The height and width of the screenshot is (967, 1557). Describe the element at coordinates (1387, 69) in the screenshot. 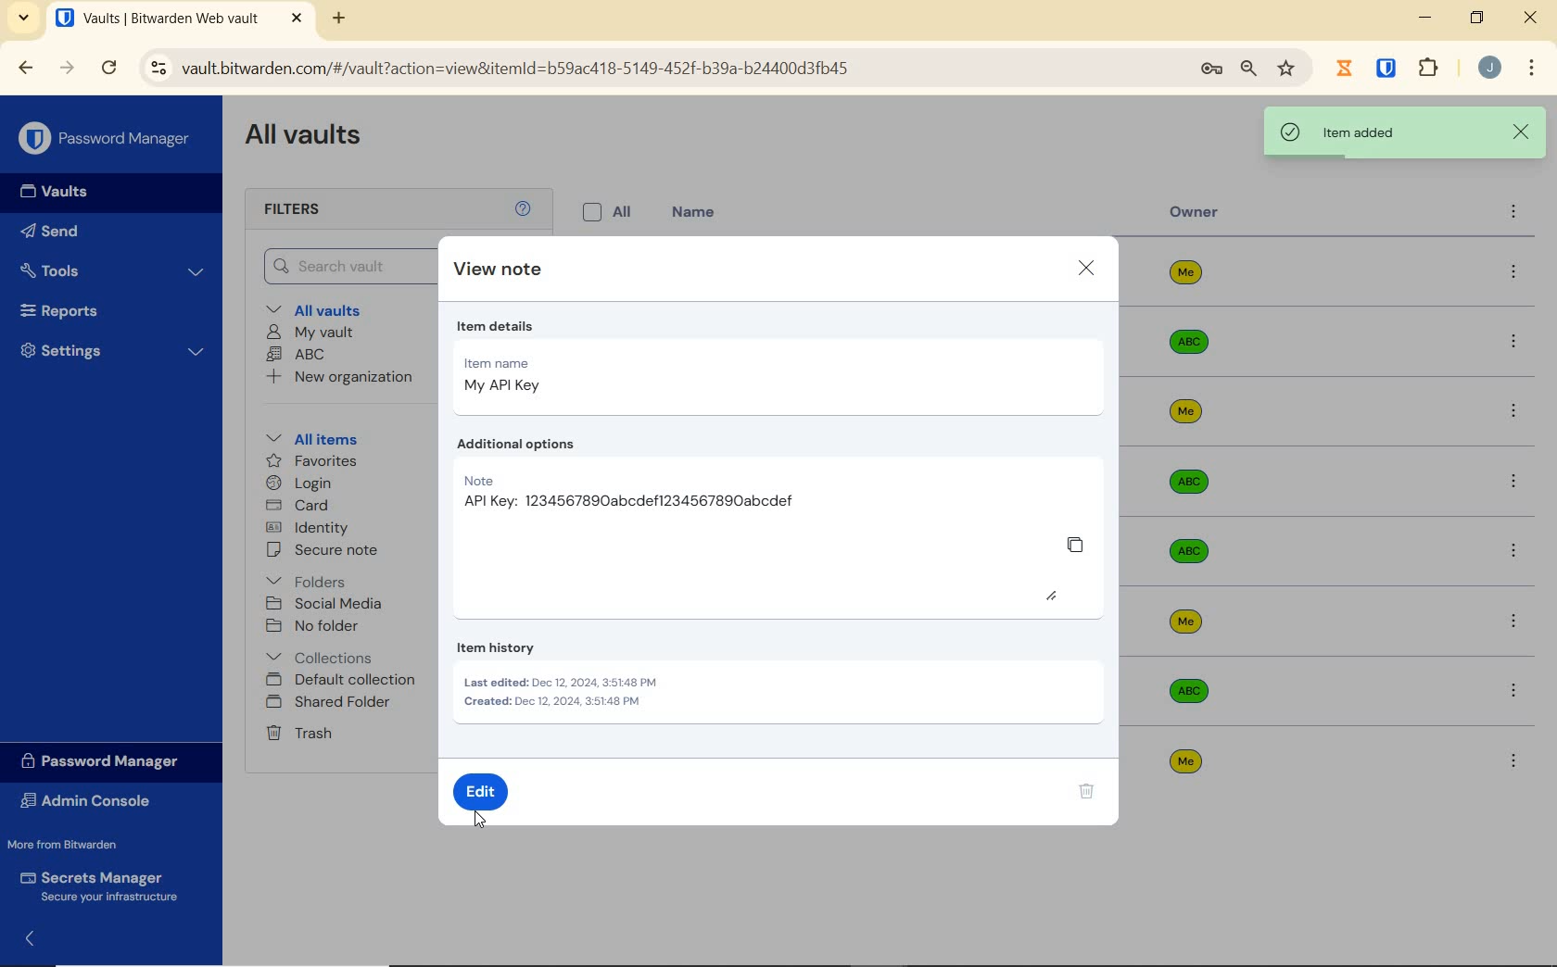

I see `BITWARDEN` at that location.